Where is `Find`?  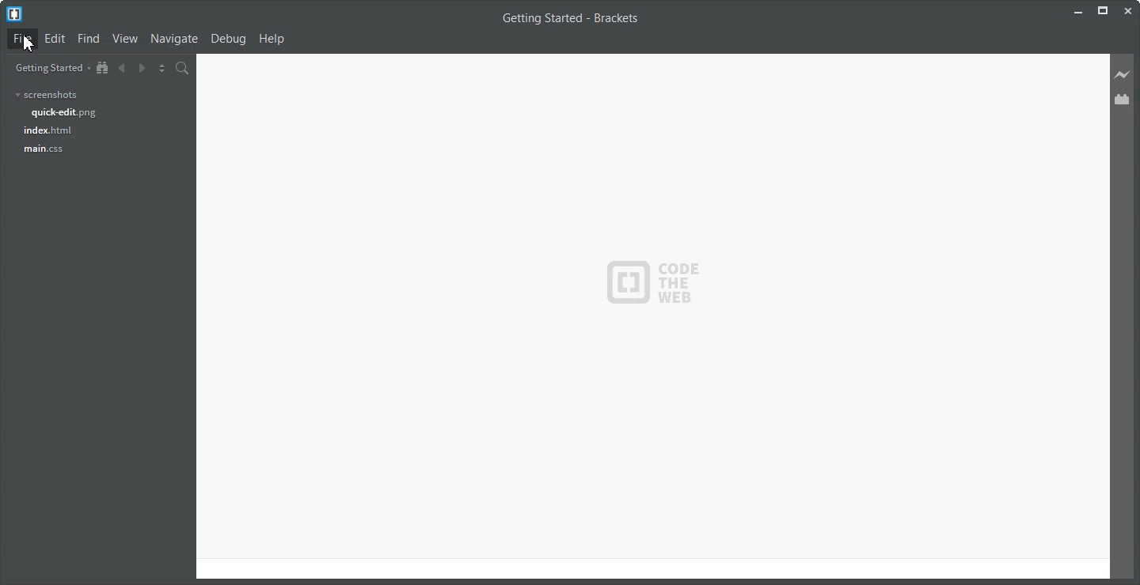
Find is located at coordinates (89, 39).